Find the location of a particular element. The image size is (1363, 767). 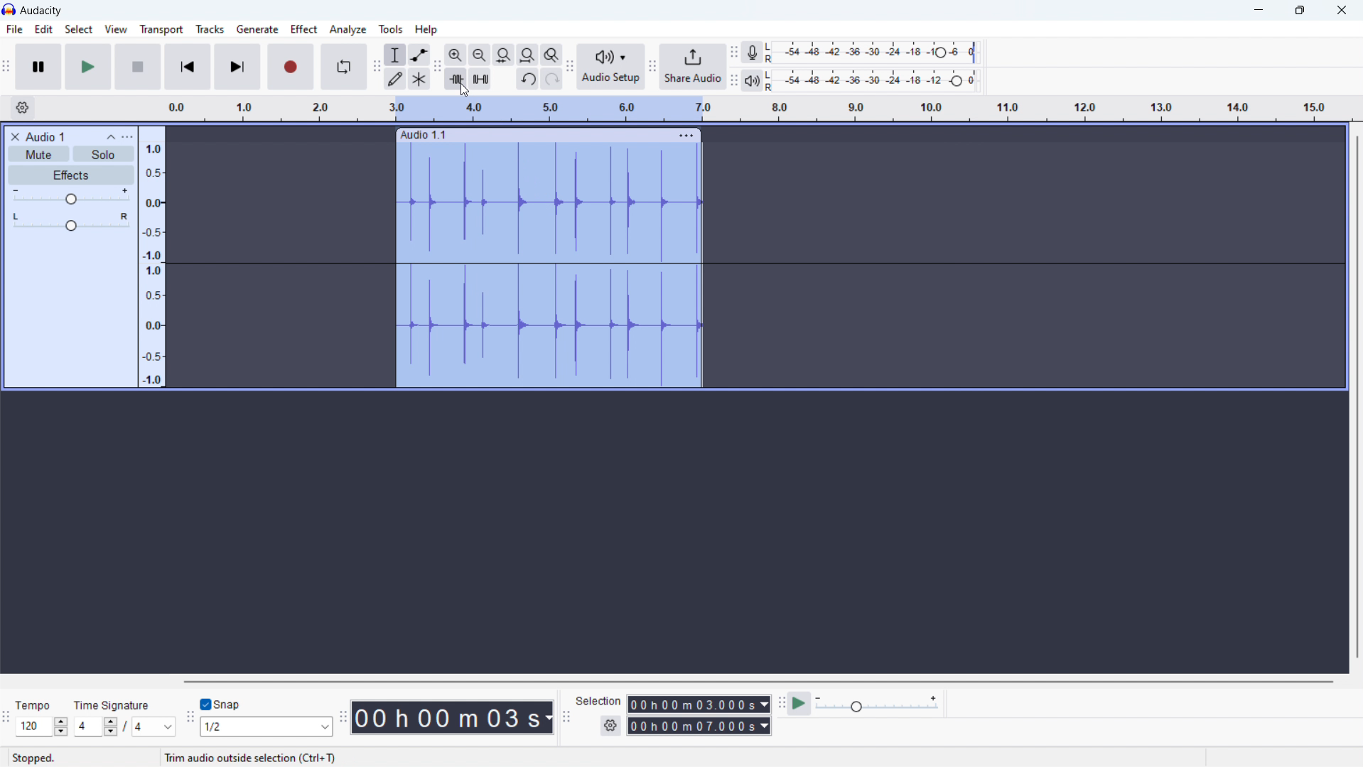

toggle snap is located at coordinates (220, 704).